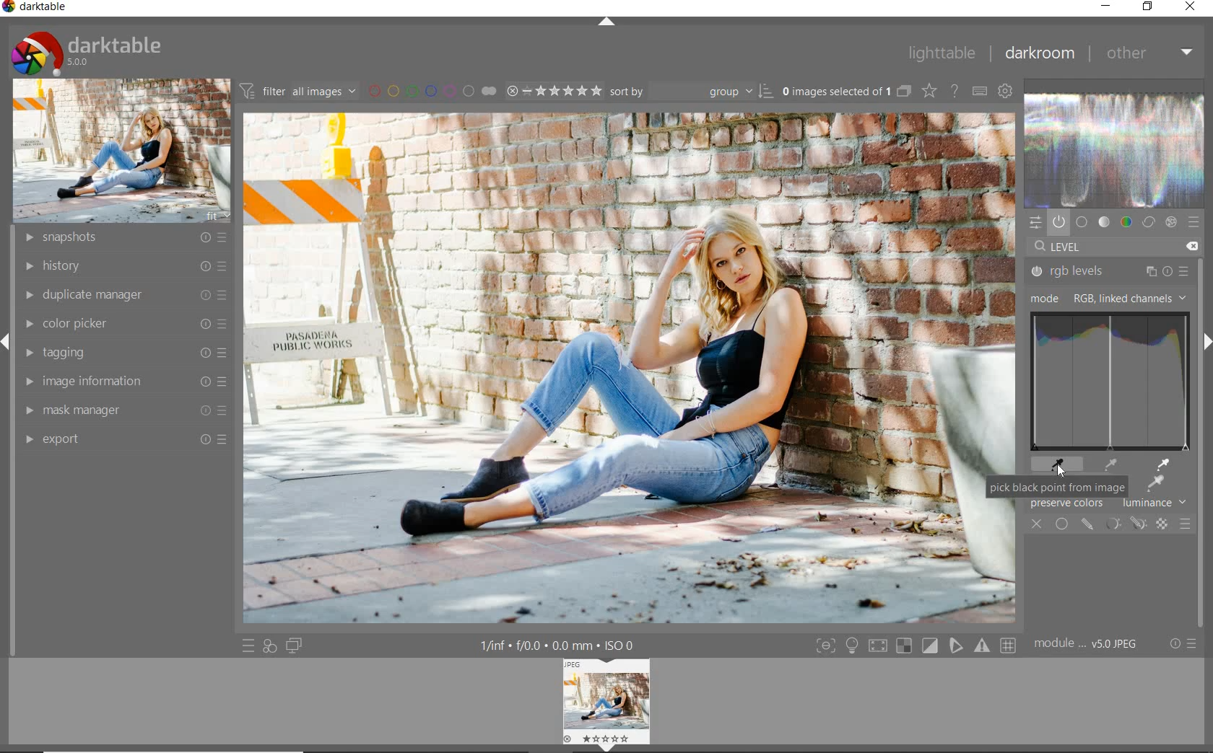 This screenshot has width=1213, height=753. What do you see at coordinates (913, 646) in the screenshot?
I see `toggle modes` at bounding box center [913, 646].